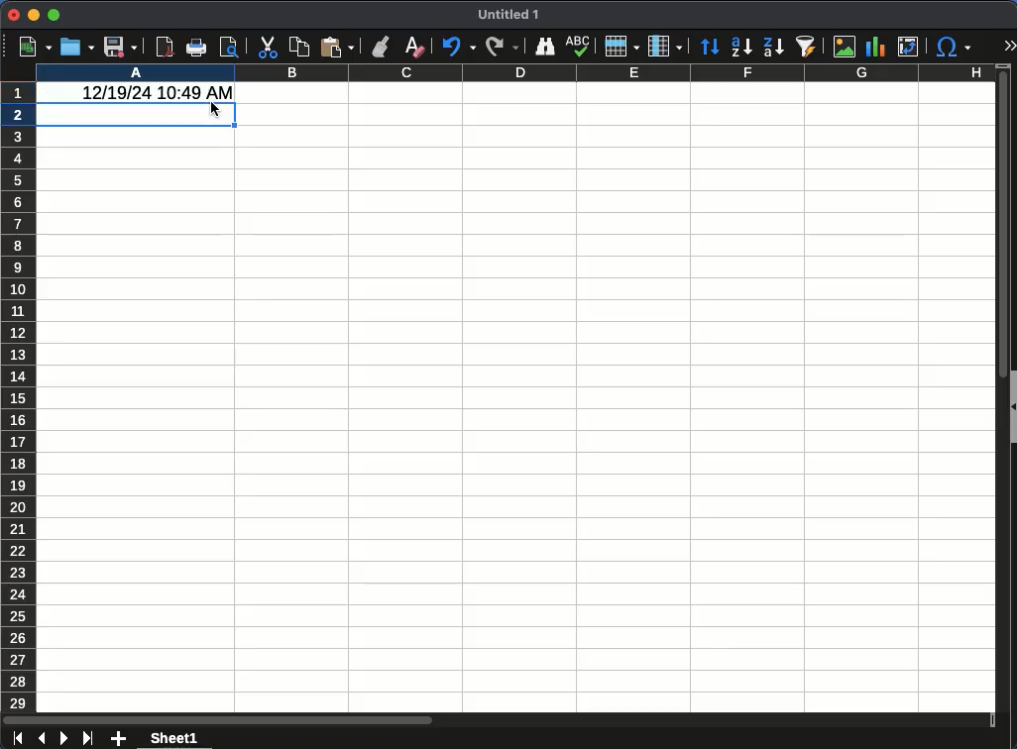 This screenshot has height=749, width=1017. What do you see at coordinates (55, 17) in the screenshot?
I see `maximize` at bounding box center [55, 17].